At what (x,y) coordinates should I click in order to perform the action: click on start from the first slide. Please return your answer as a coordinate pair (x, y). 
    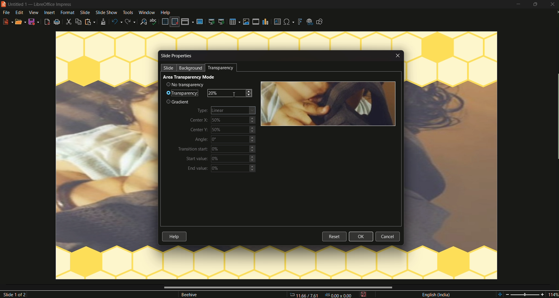
    Looking at the image, I should click on (212, 22).